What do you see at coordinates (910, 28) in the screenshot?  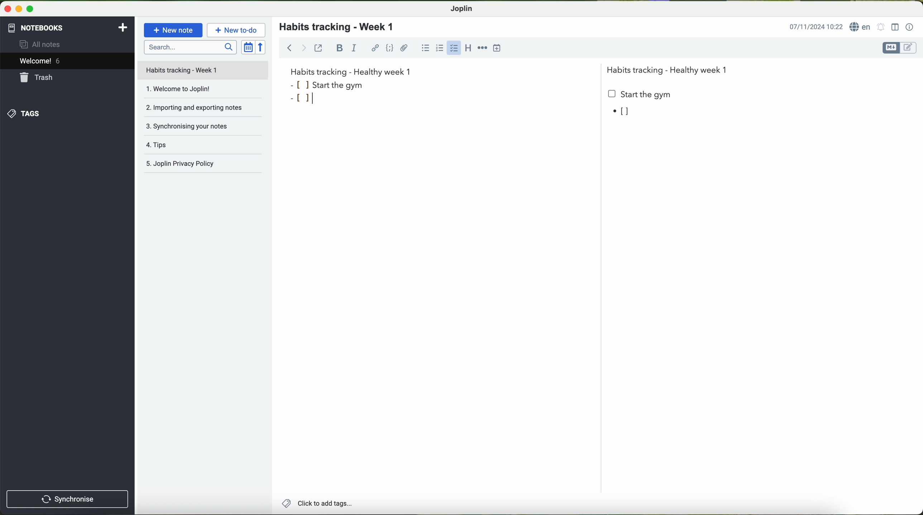 I see `note properties` at bounding box center [910, 28].